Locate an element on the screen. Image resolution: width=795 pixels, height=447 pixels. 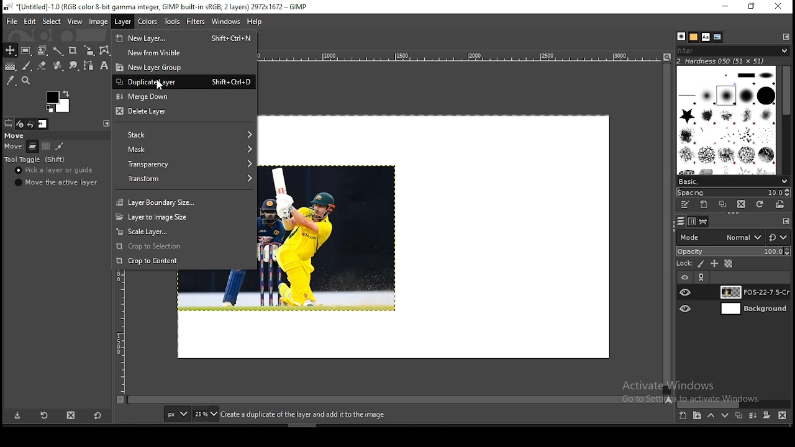
file is located at coordinates (12, 20).